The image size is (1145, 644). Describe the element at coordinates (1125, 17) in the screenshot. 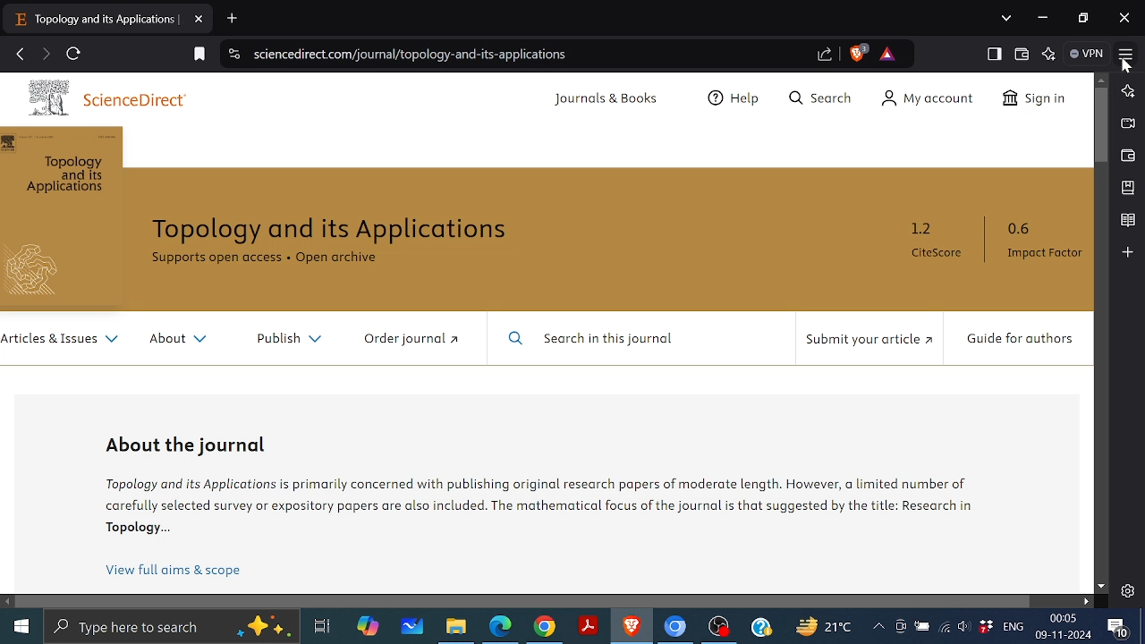

I see `Close window` at that location.